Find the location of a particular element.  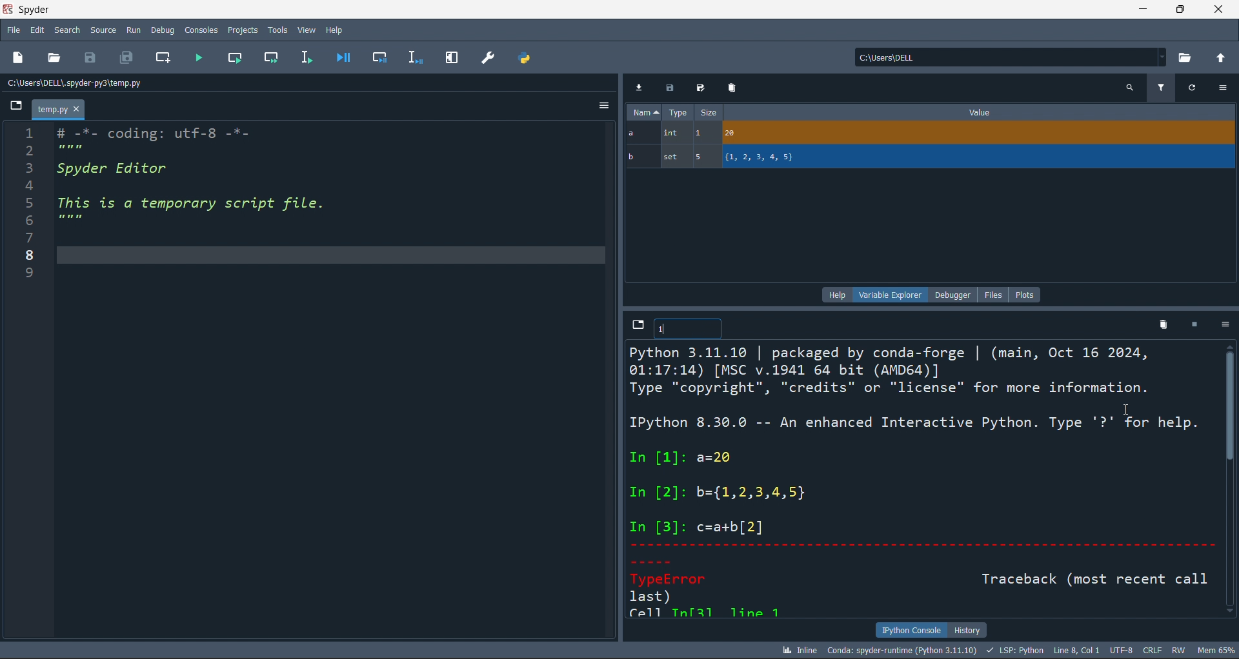

TOOLS is located at coordinates (277, 29).